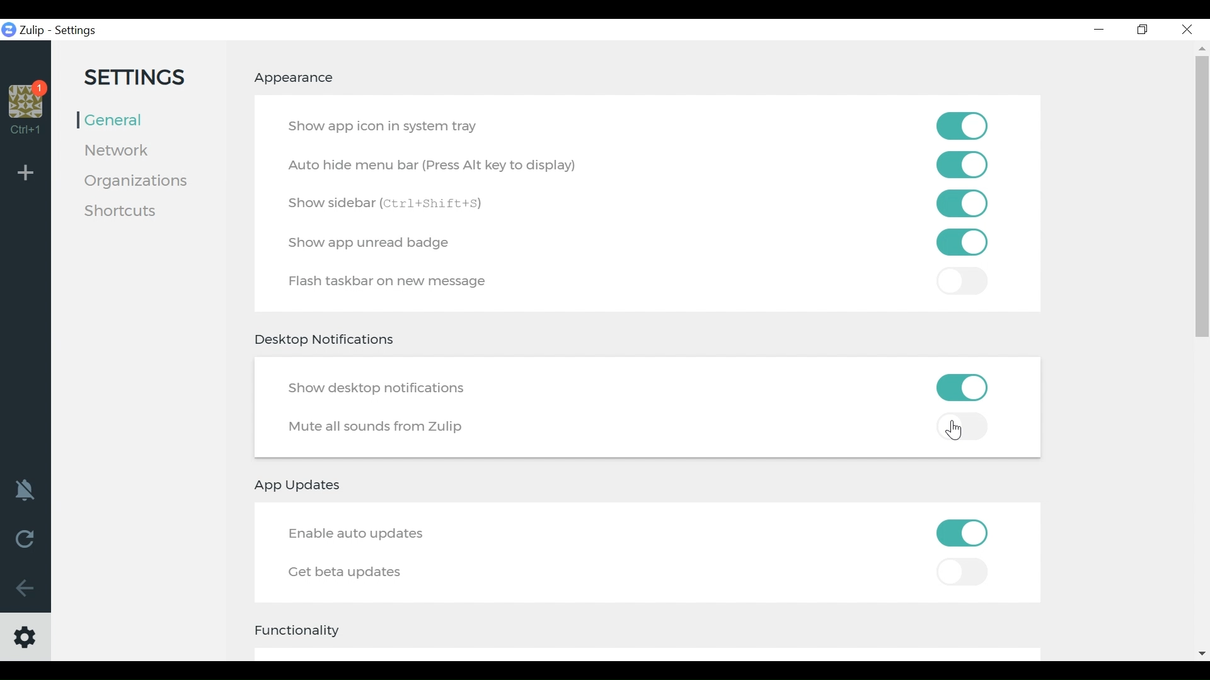 Image resolution: width=1210 pixels, height=680 pixels. Describe the element at coordinates (26, 171) in the screenshot. I see `Add Organisation` at that location.